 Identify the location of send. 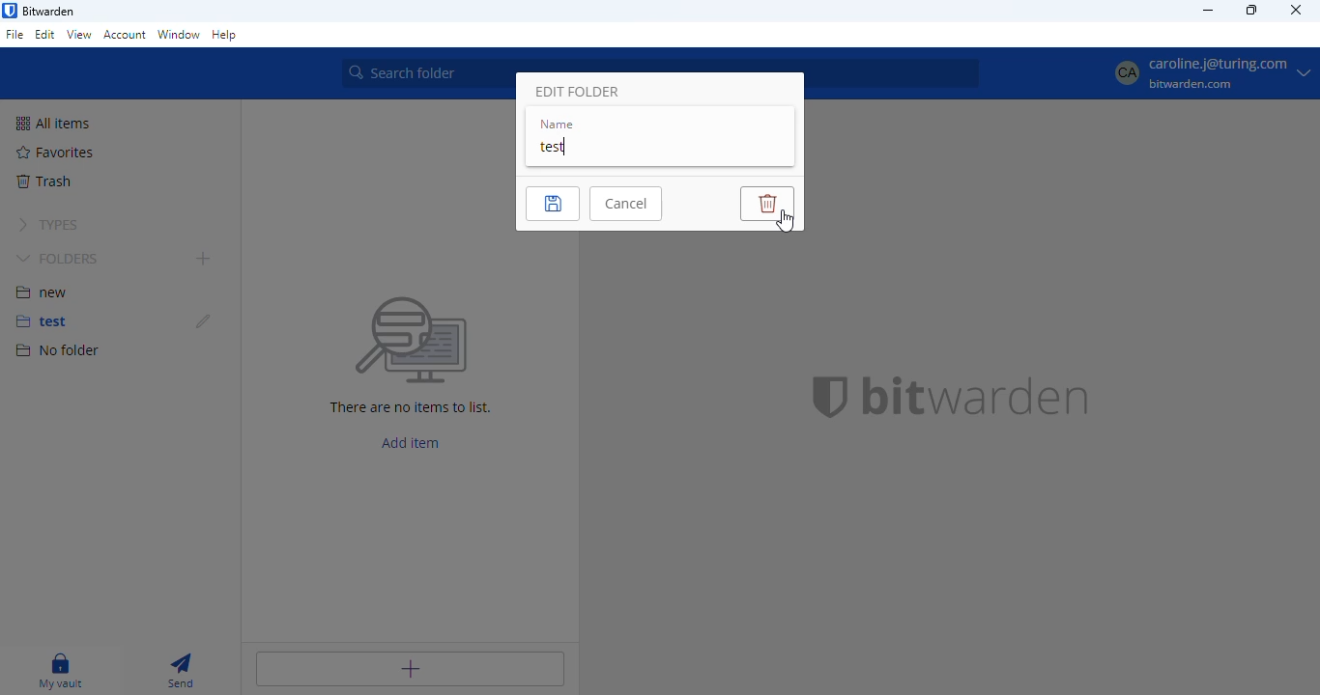
(183, 671).